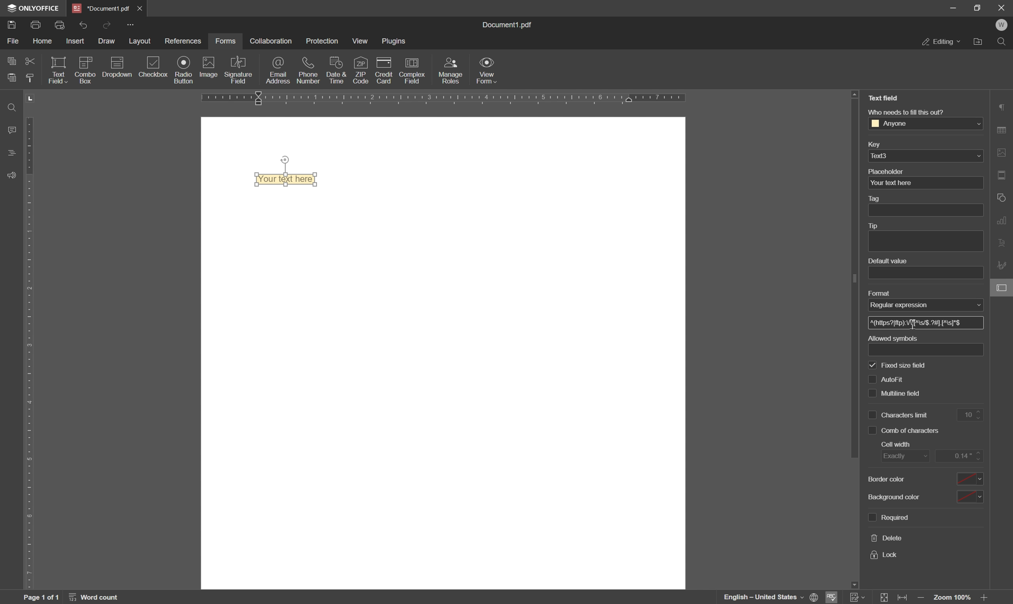 The height and width of the screenshot is (604, 1013). Describe the element at coordinates (46, 42) in the screenshot. I see `home` at that location.